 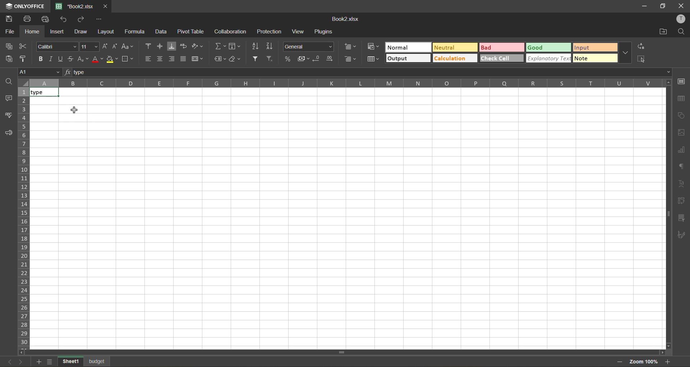 What do you see at coordinates (84, 361) in the screenshot?
I see `sheet names` at bounding box center [84, 361].